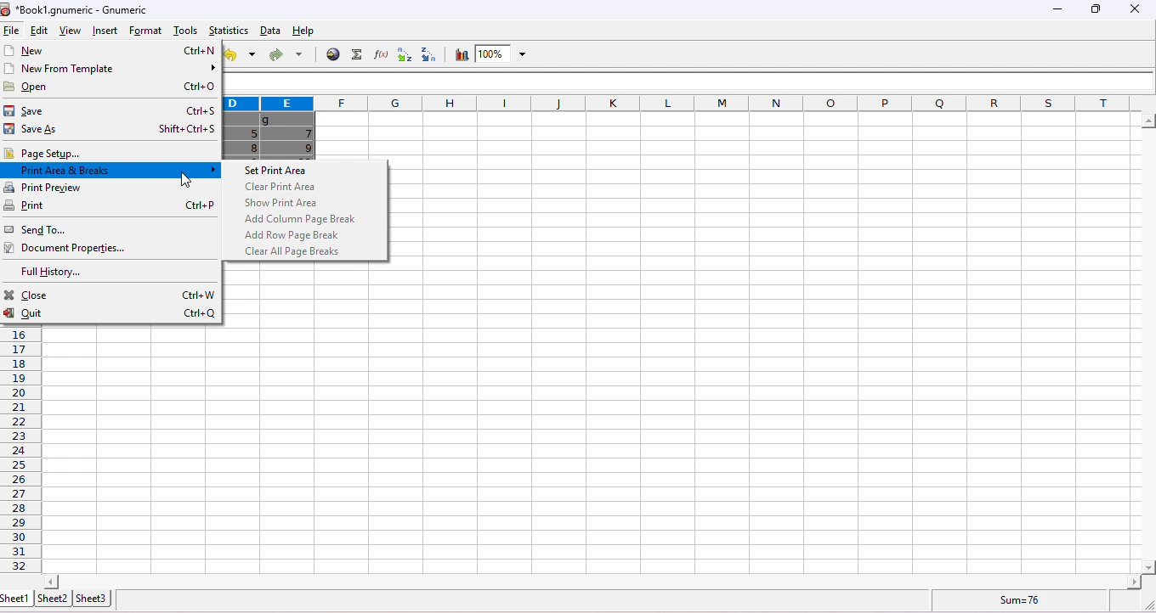 The width and height of the screenshot is (1156, 613). Describe the element at coordinates (1134, 9) in the screenshot. I see `close` at that location.